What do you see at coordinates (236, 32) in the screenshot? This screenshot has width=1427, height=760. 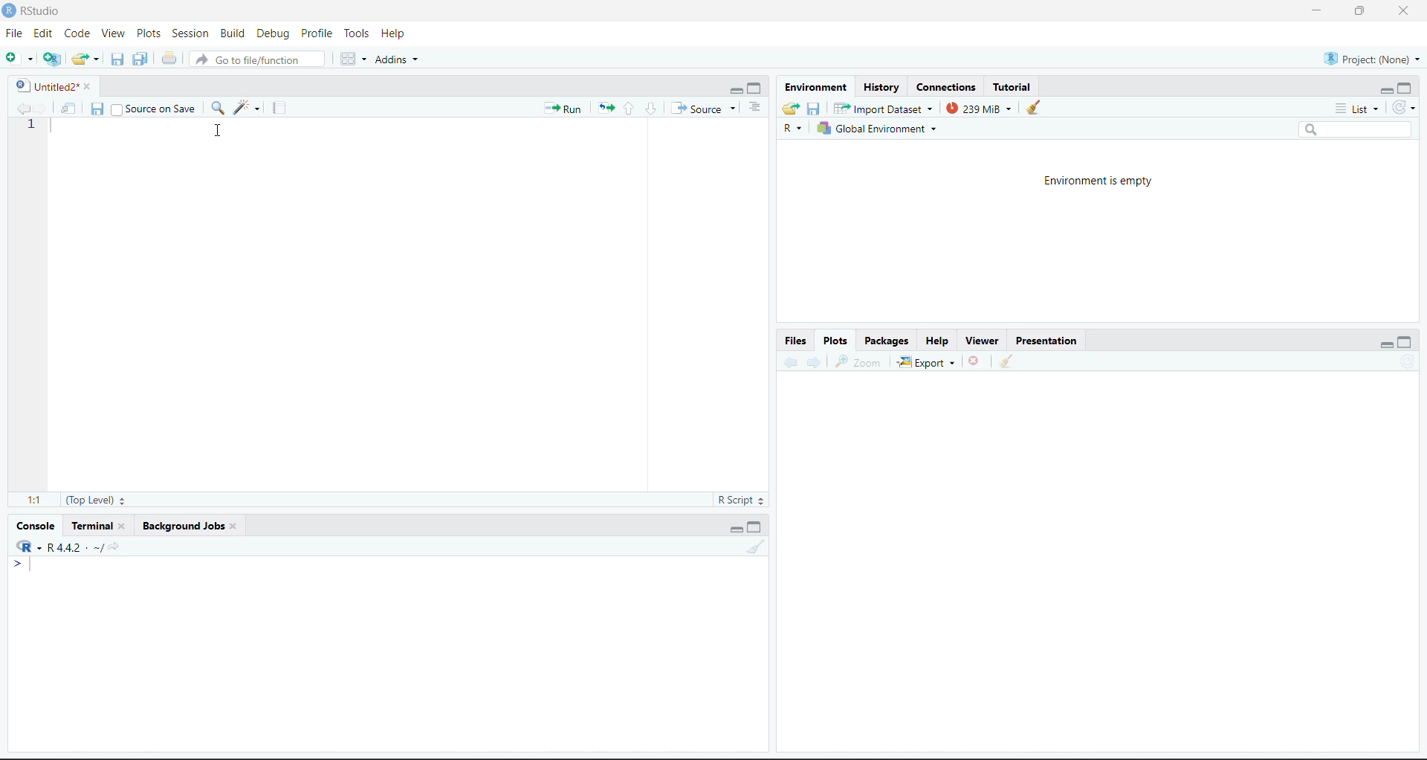 I see `BUild` at bounding box center [236, 32].